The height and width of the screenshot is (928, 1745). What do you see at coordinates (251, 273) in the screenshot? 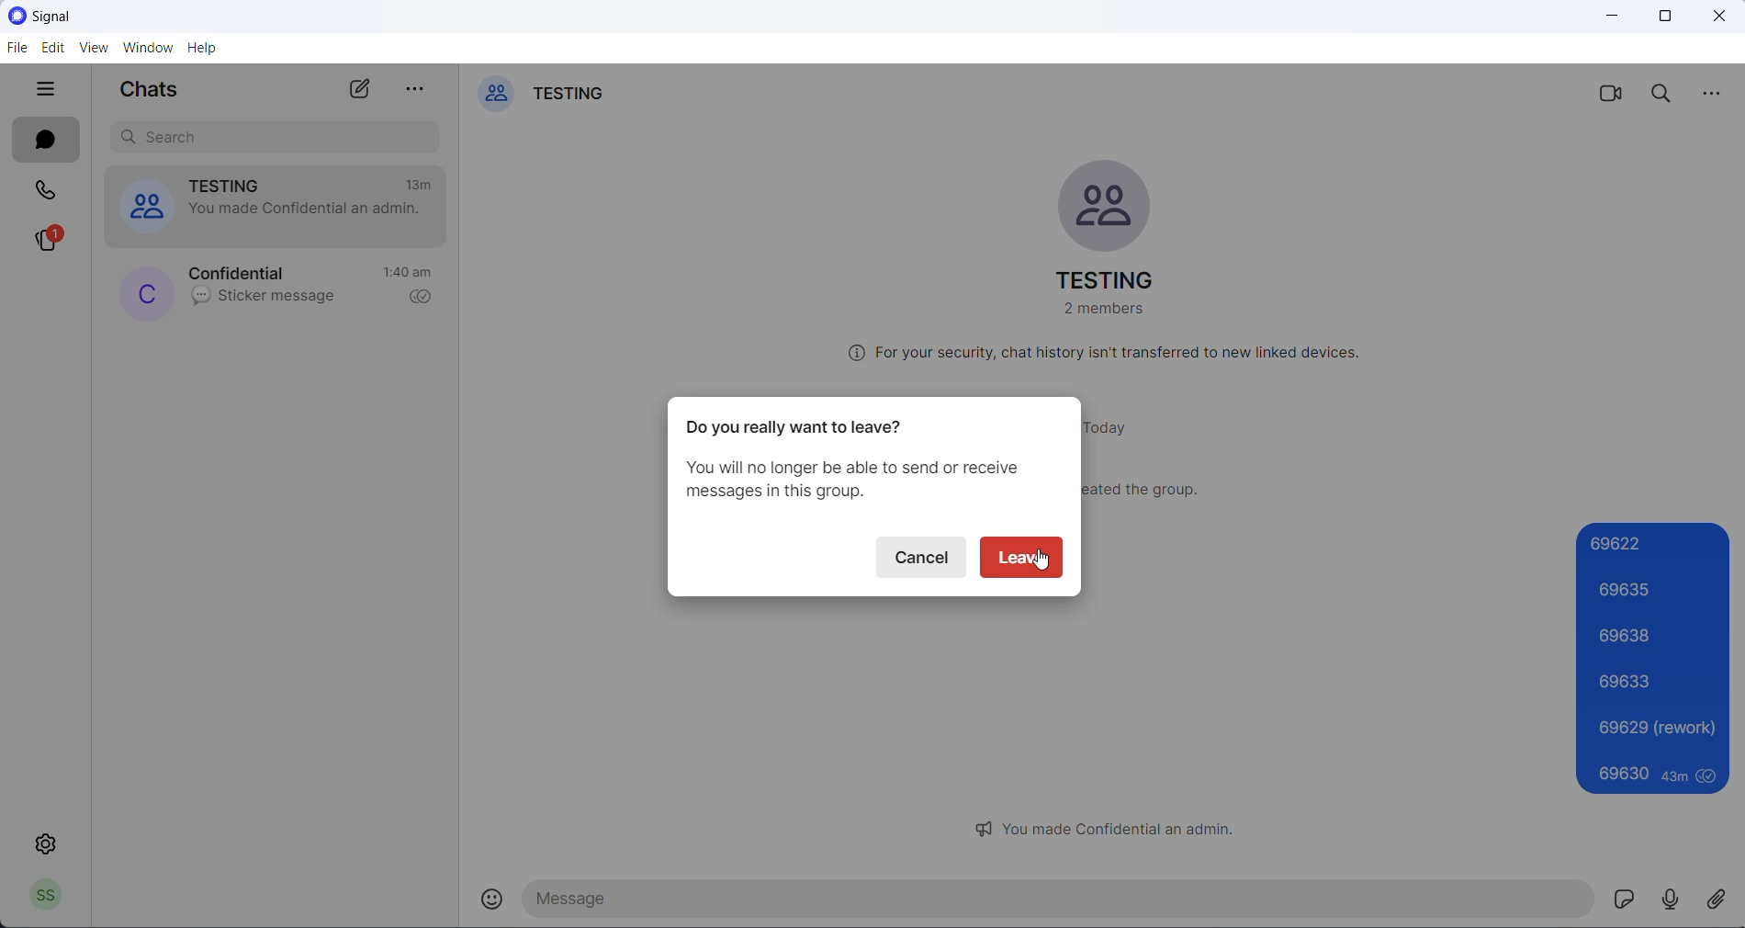
I see `contact name` at bounding box center [251, 273].